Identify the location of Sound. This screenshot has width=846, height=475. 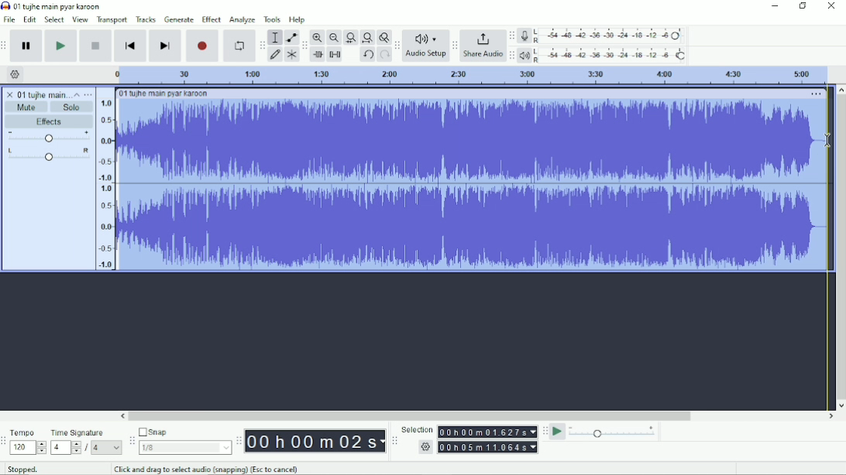
(105, 179).